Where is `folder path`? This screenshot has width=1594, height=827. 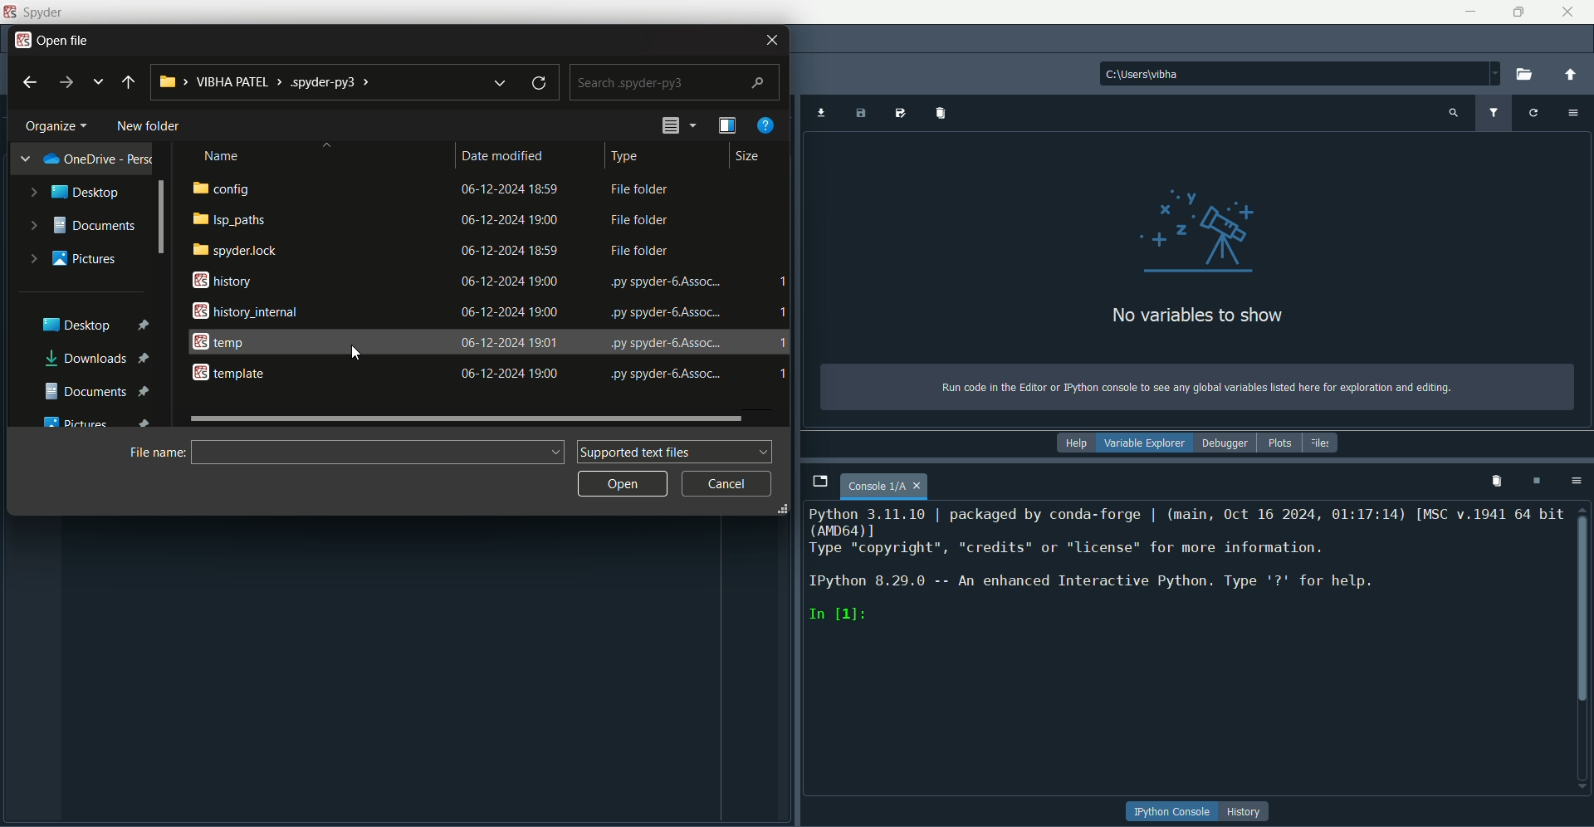
folder path is located at coordinates (316, 81).